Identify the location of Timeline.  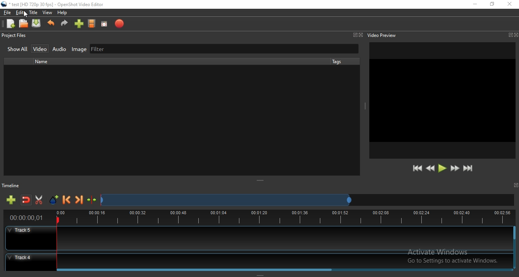
(259, 218).